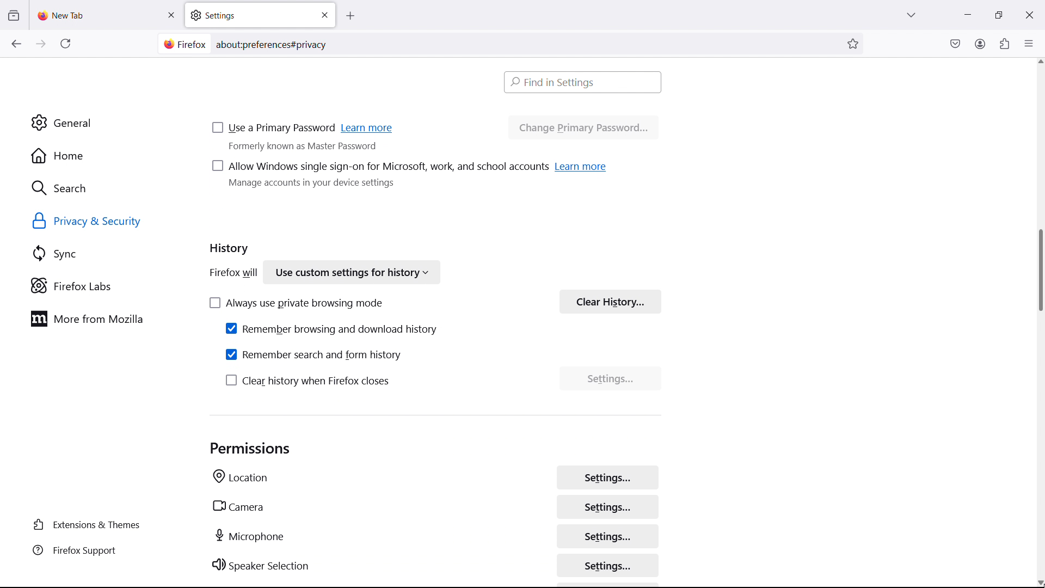 This screenshot has width=1045, height=588. I want to click on microphone permission settings, so click(607, 534).